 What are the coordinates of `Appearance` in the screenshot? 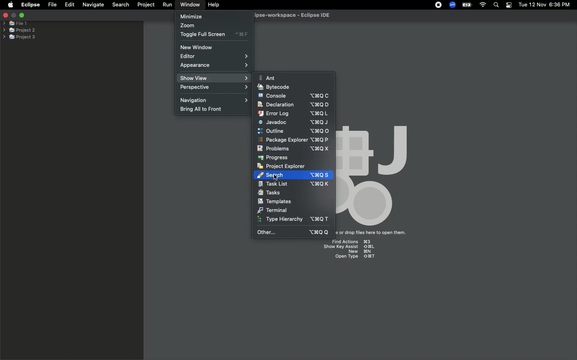 It's located at (214, 66).